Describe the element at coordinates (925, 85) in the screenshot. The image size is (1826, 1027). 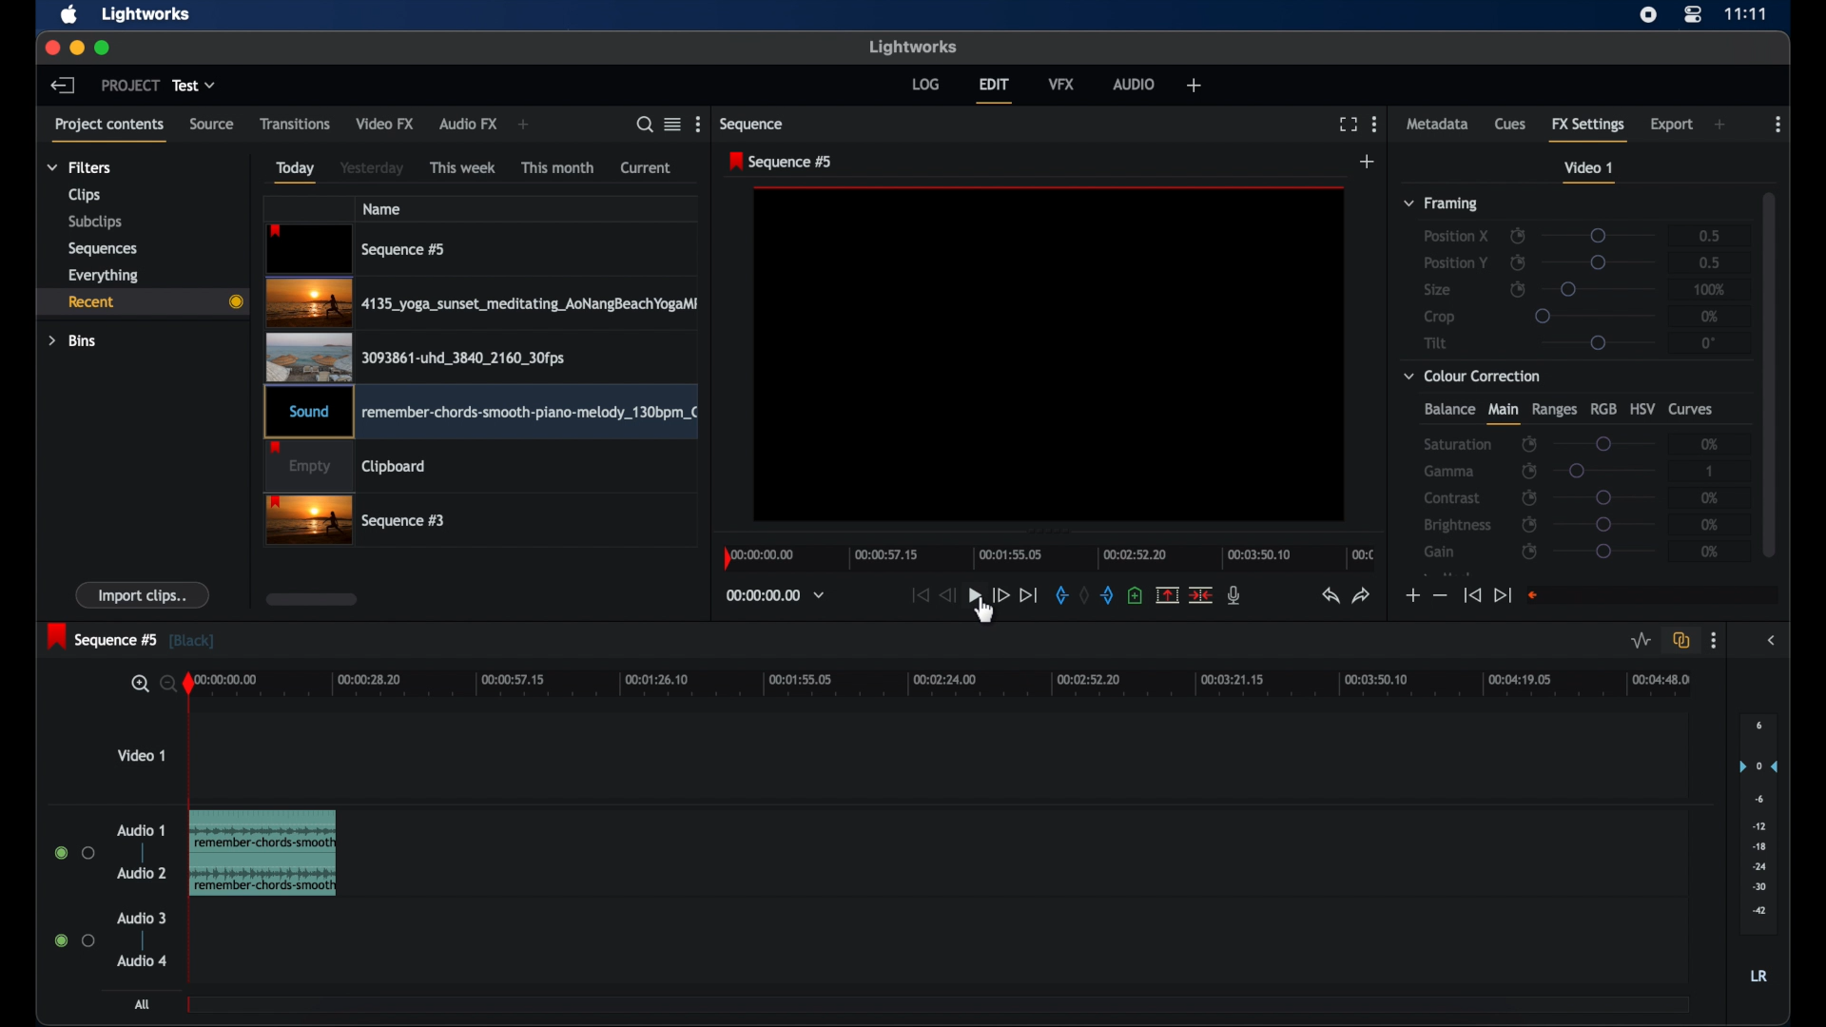
I see `log` at that location.